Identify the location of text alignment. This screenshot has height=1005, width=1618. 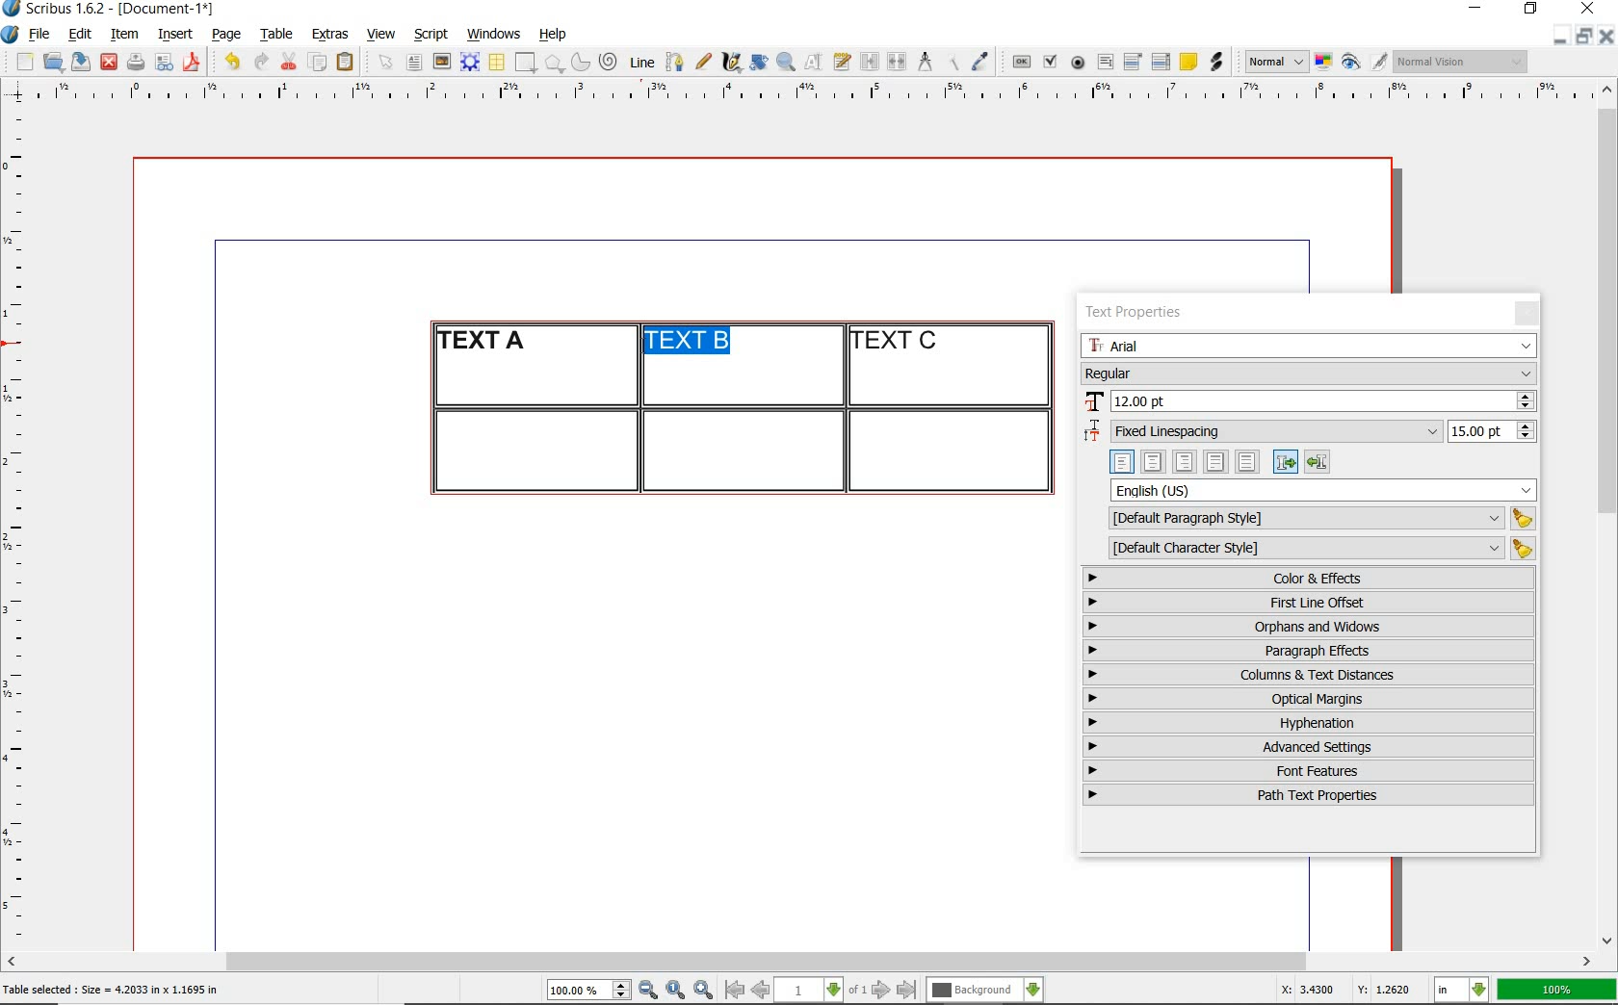
(1219, 461).